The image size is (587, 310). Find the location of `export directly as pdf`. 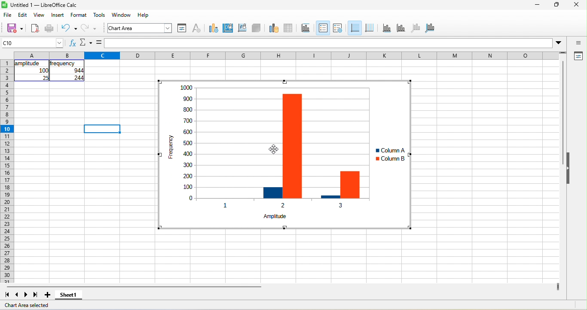

export directly as pdf is located at coordinates (35, 29).